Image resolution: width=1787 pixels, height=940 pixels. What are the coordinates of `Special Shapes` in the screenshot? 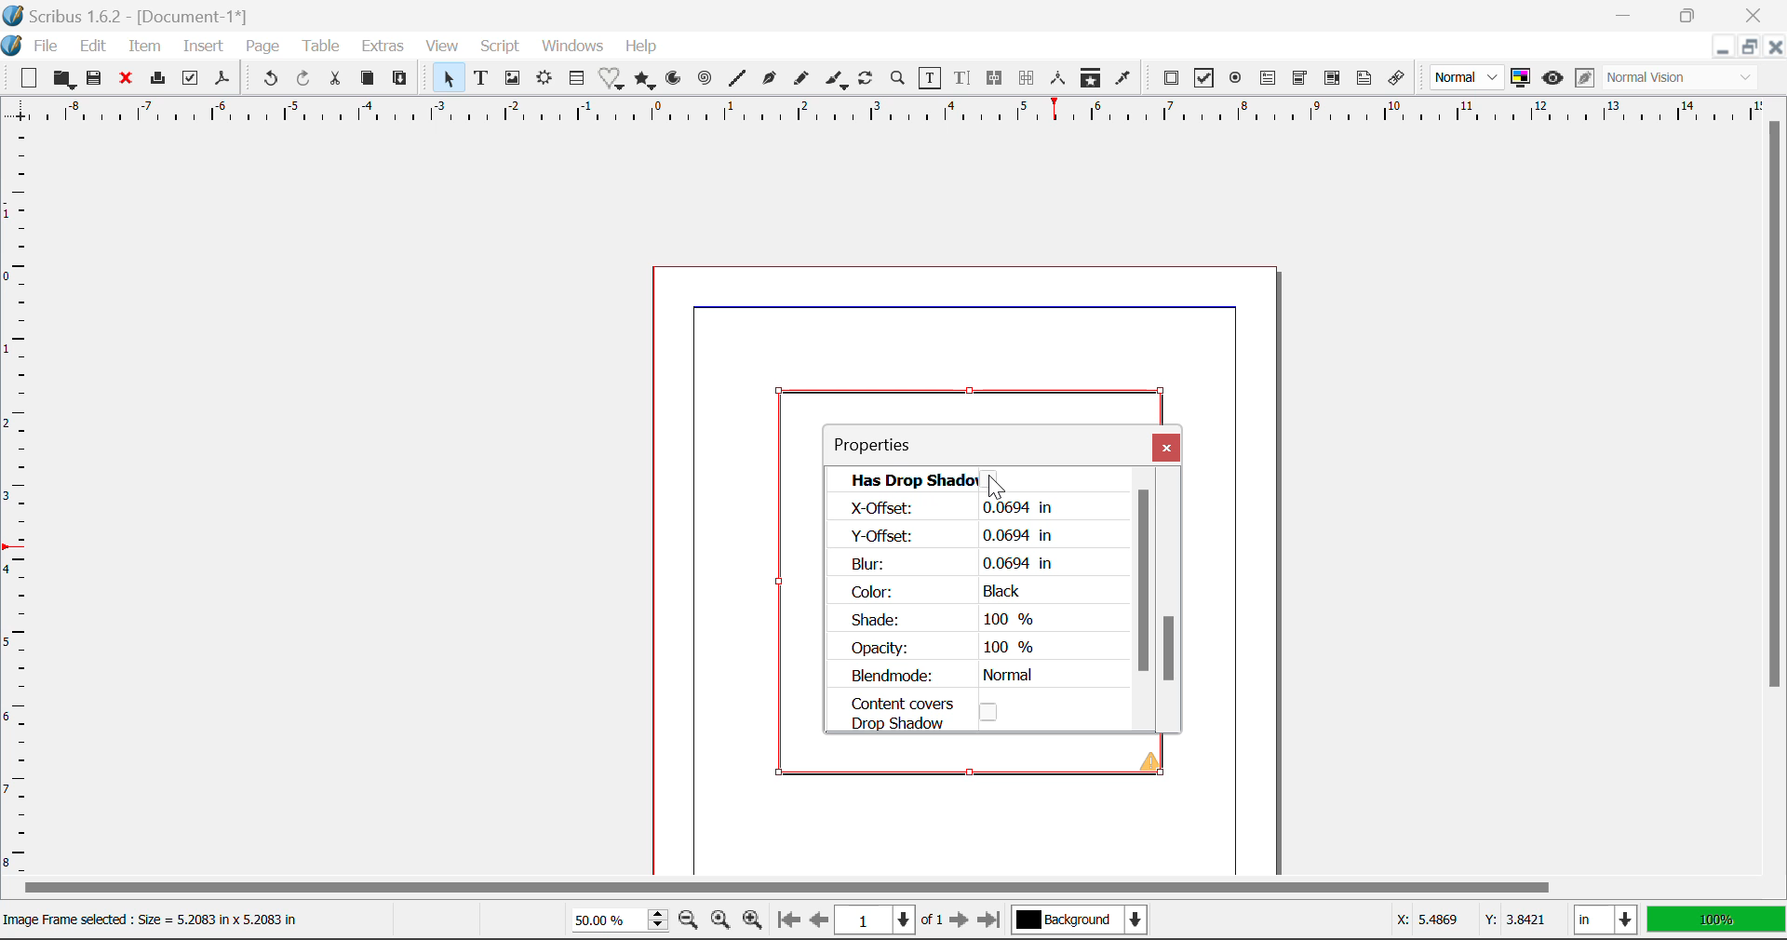 It's located at (614, 81).